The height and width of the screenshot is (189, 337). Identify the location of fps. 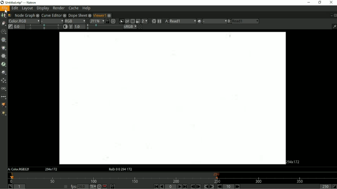
(73, 187).